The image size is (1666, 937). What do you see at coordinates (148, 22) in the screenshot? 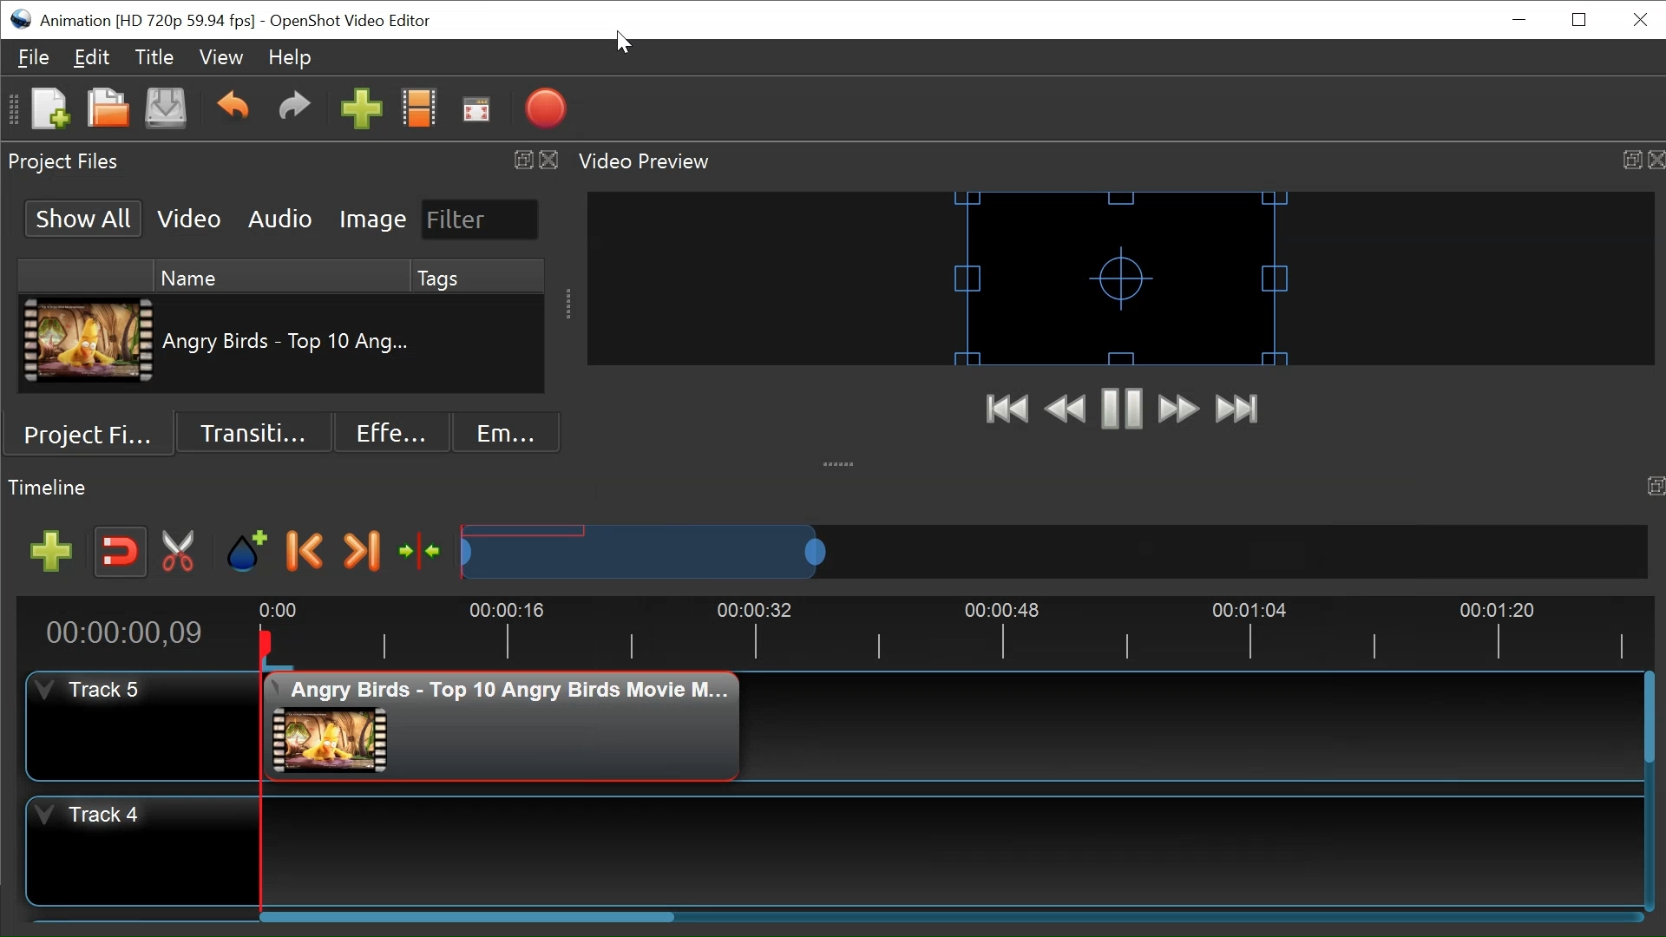
I see `Project Name` at bounding box center [148, 22].